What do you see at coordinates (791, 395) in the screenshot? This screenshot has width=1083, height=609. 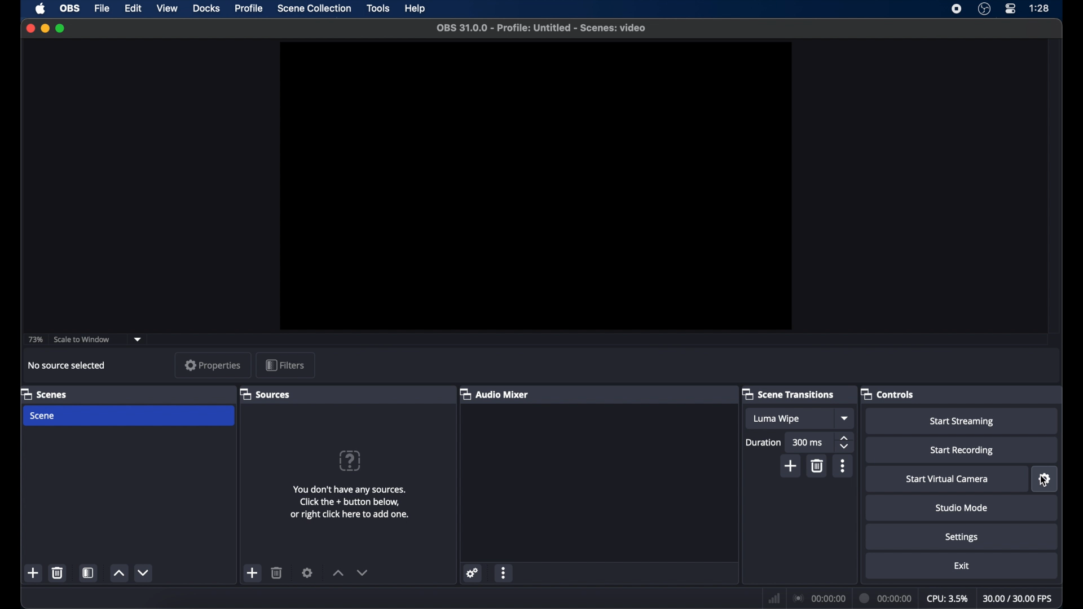 I see `scene transitions` at bounding box center [791, 395].